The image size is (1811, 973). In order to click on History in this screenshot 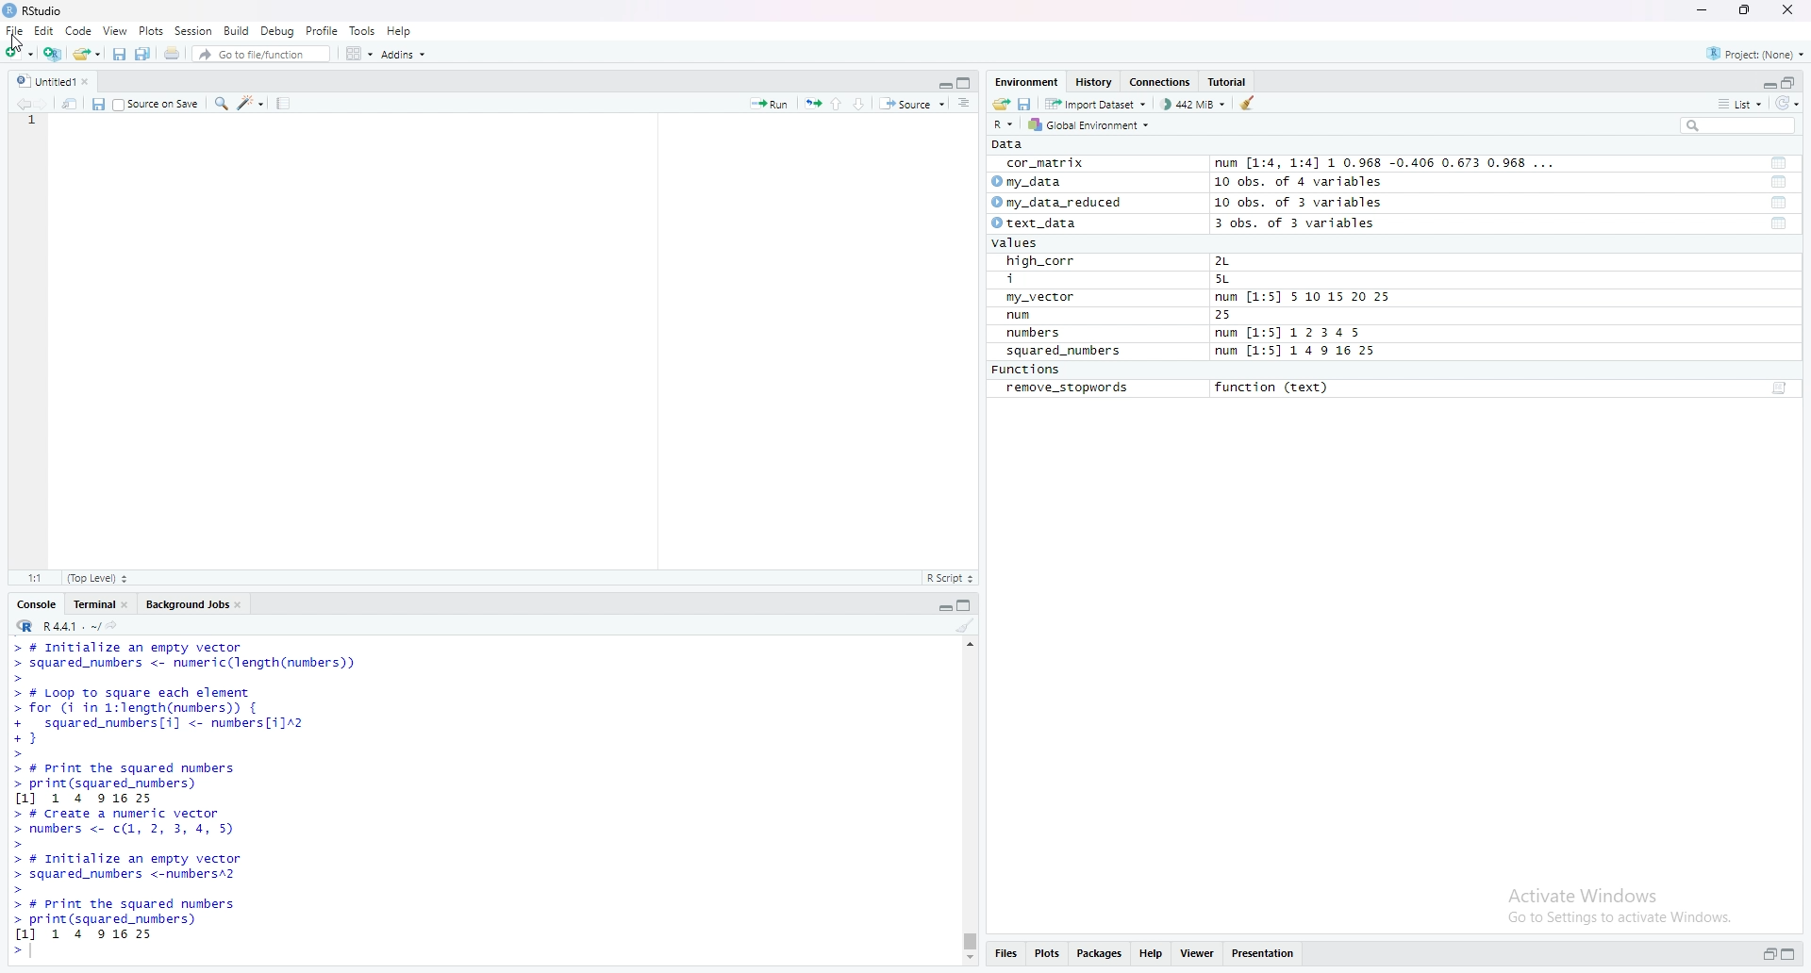, I will do `click(1095, 81)`.